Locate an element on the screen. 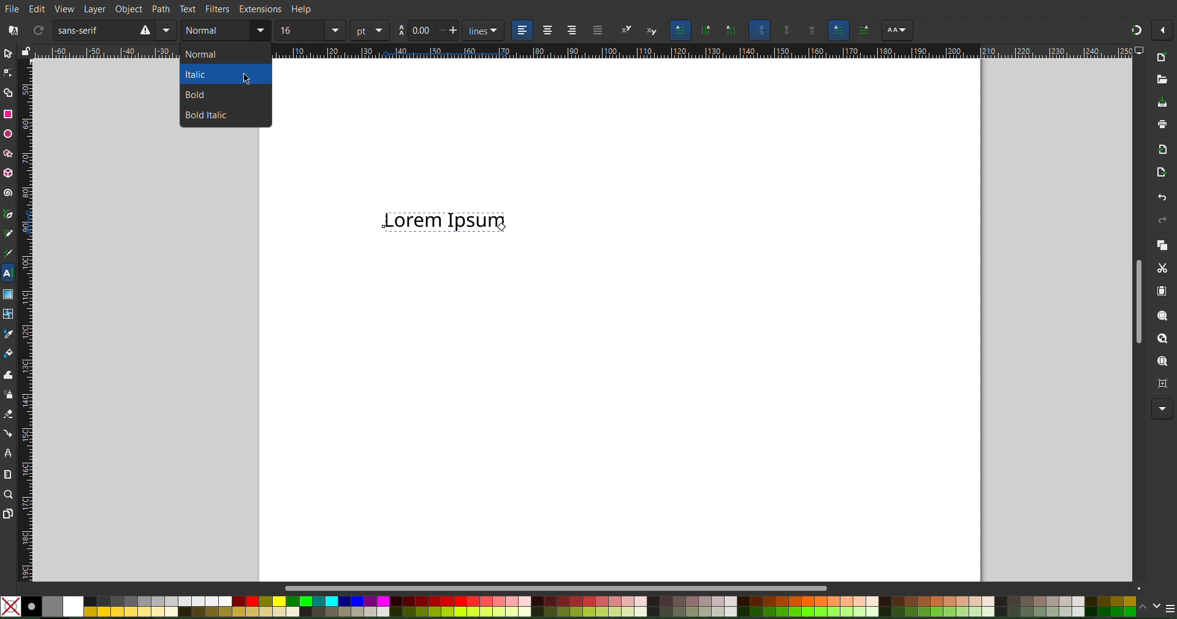 The width and height of the screenshot is (1177, 619). Open Export is located at coordinates (1159, 173).